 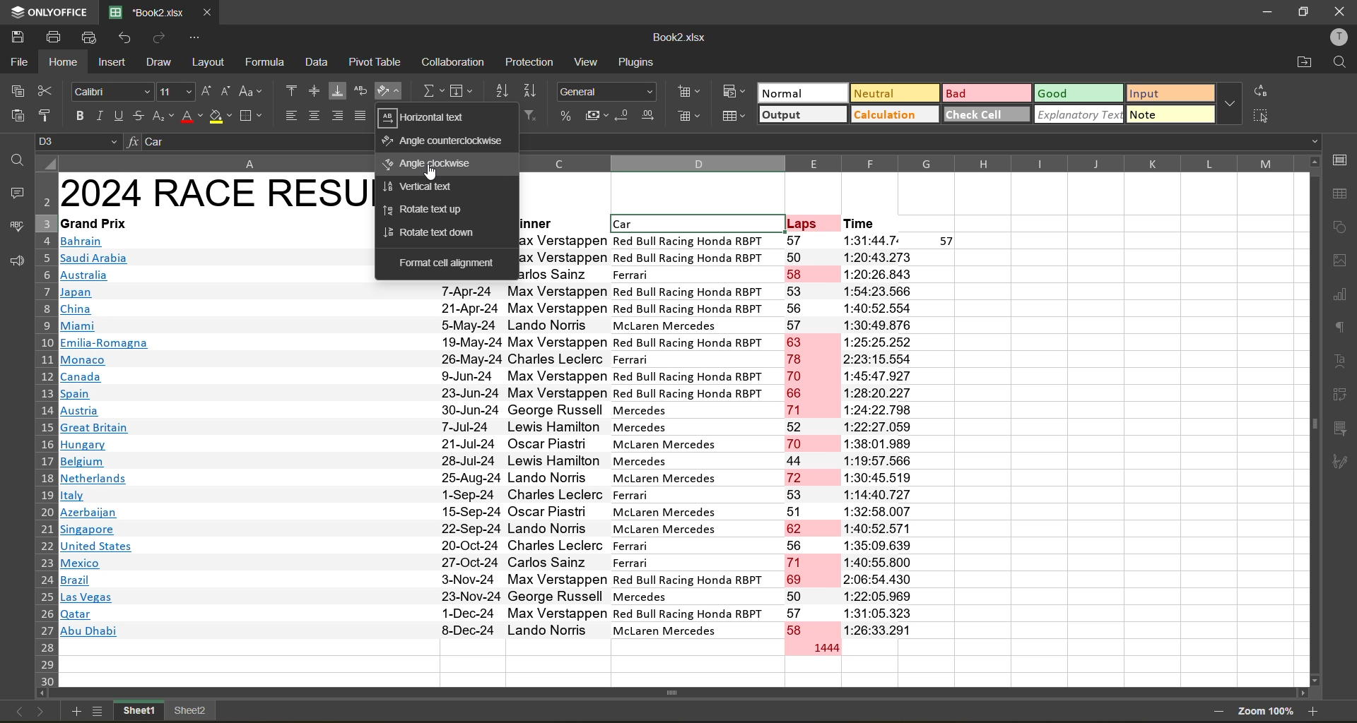 I want to click on formula, so click(x=266, y=64).